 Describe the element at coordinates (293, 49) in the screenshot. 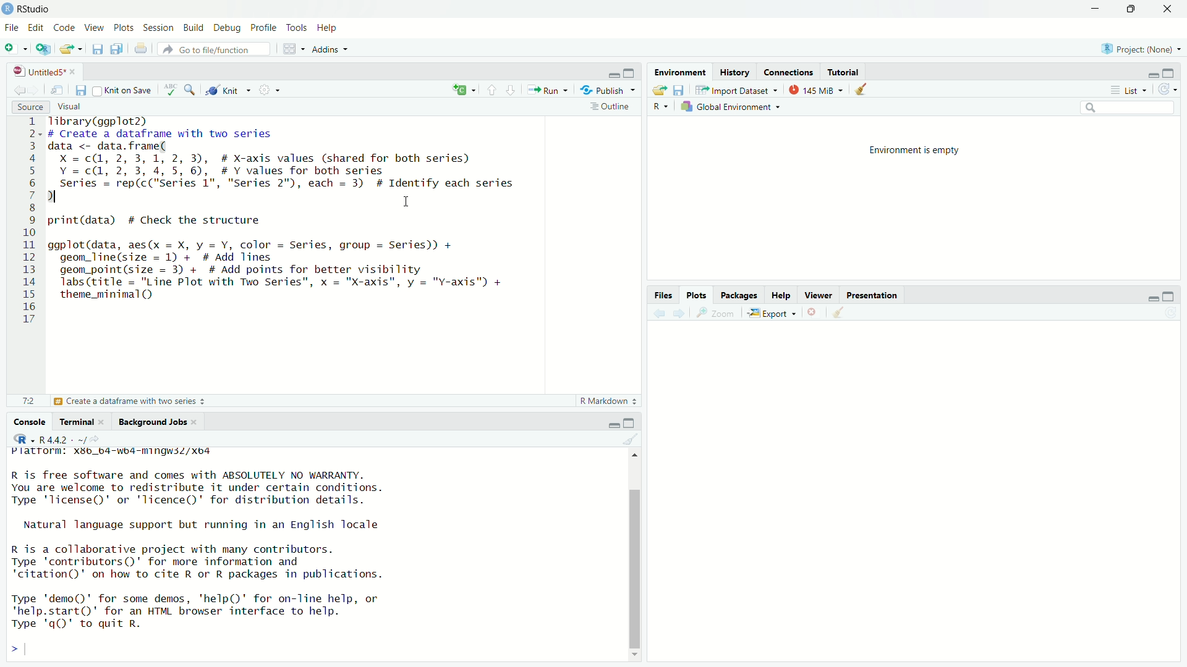

I see `Workspace Pane` at that location.